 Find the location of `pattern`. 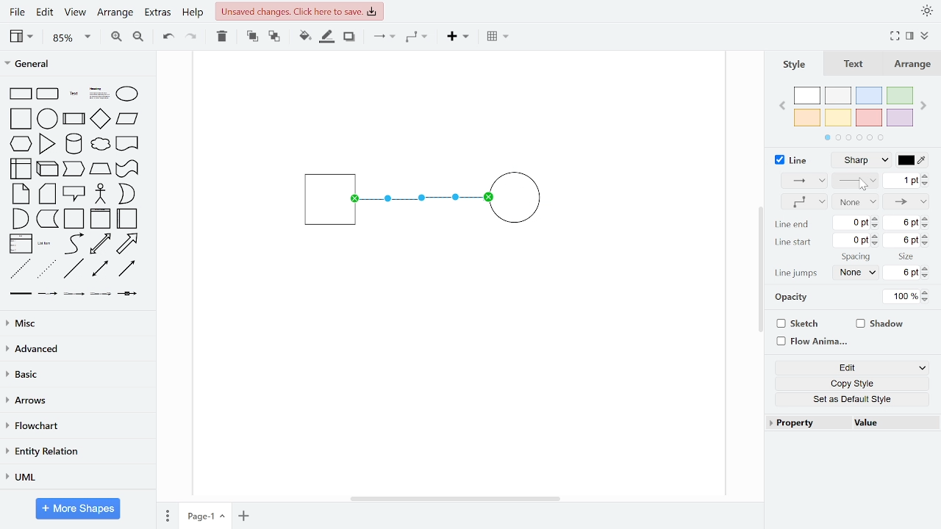

pattern is located at coordinates (855, 181).